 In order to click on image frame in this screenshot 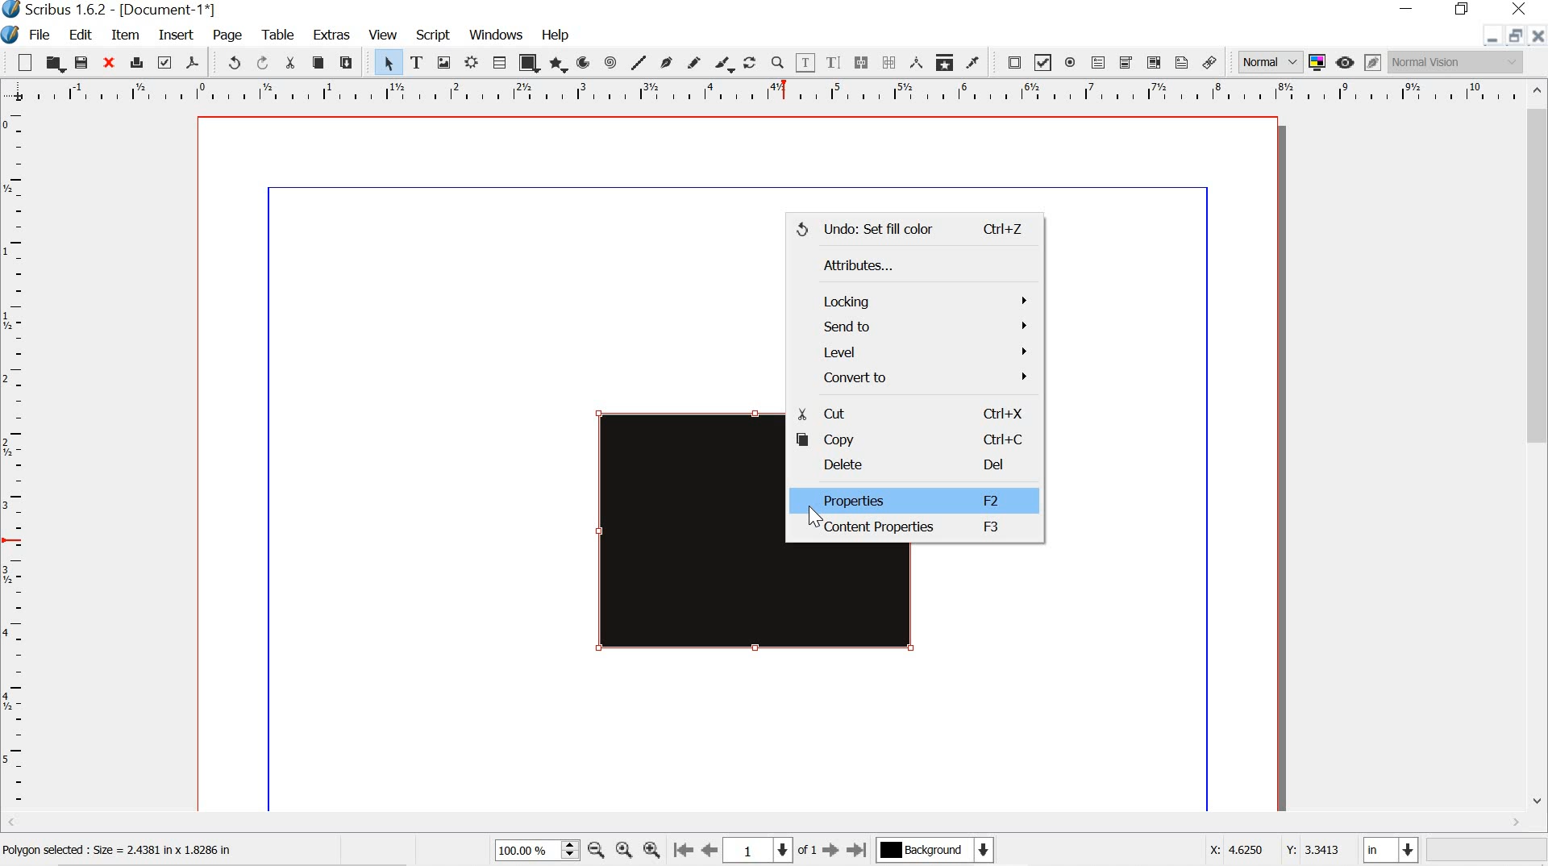, I will do `click(444, 63)`.